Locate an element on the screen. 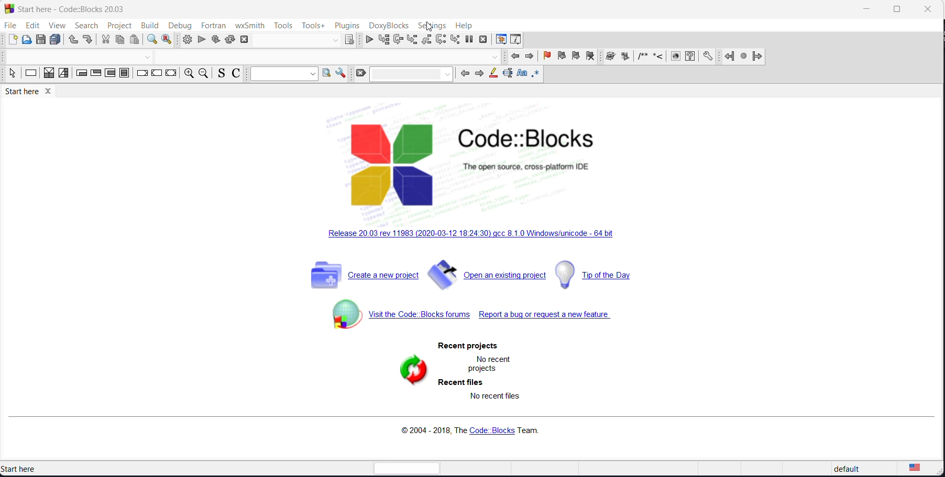 Image resolution: width=945 pixels, height=477 pixels. debugging window is located at coordinates (501, 39).